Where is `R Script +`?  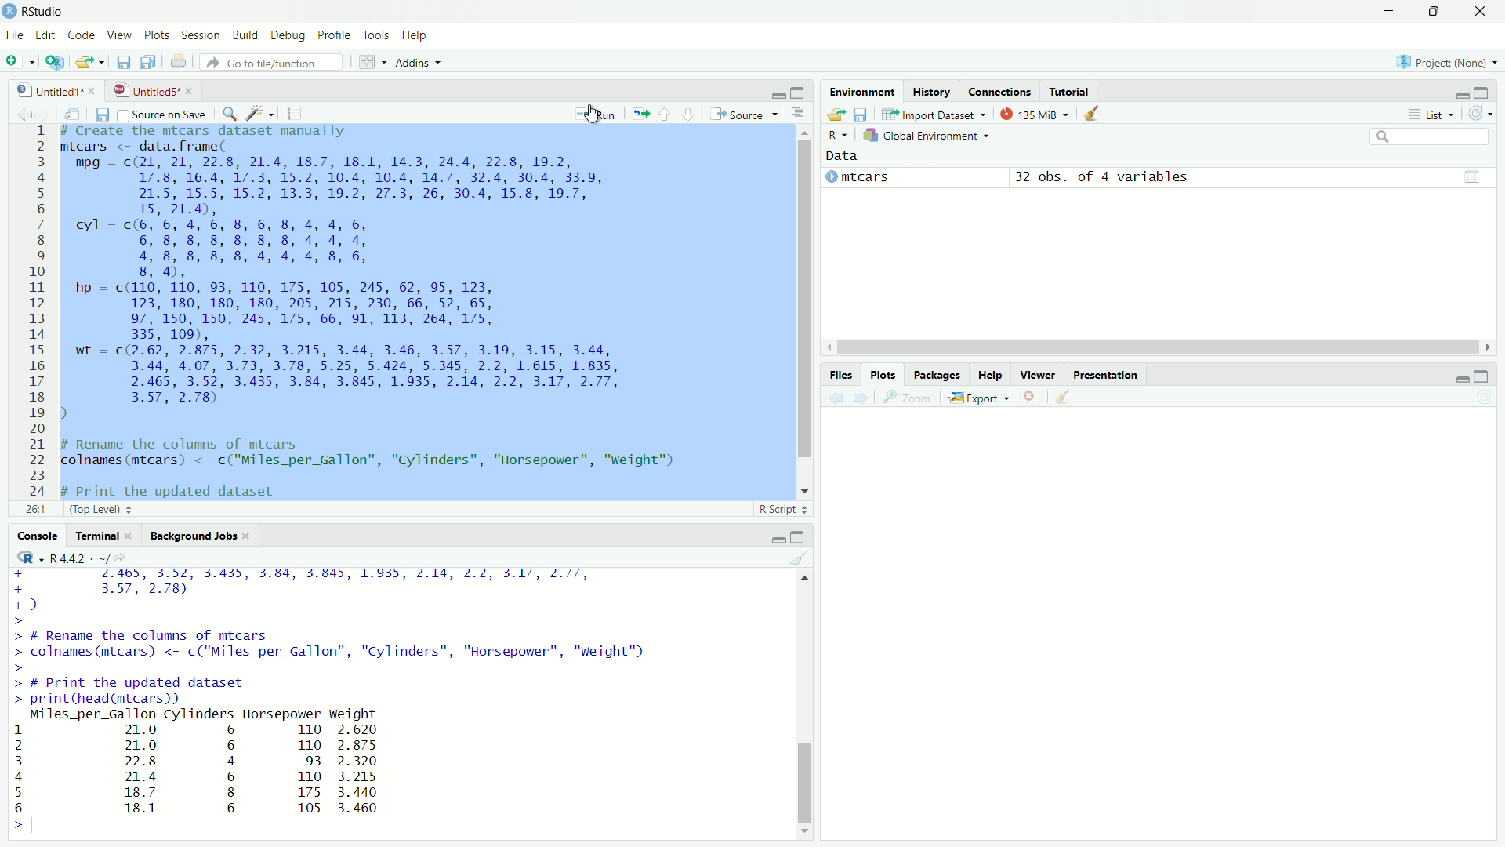
R Script + is located at coordinates (779, 511).